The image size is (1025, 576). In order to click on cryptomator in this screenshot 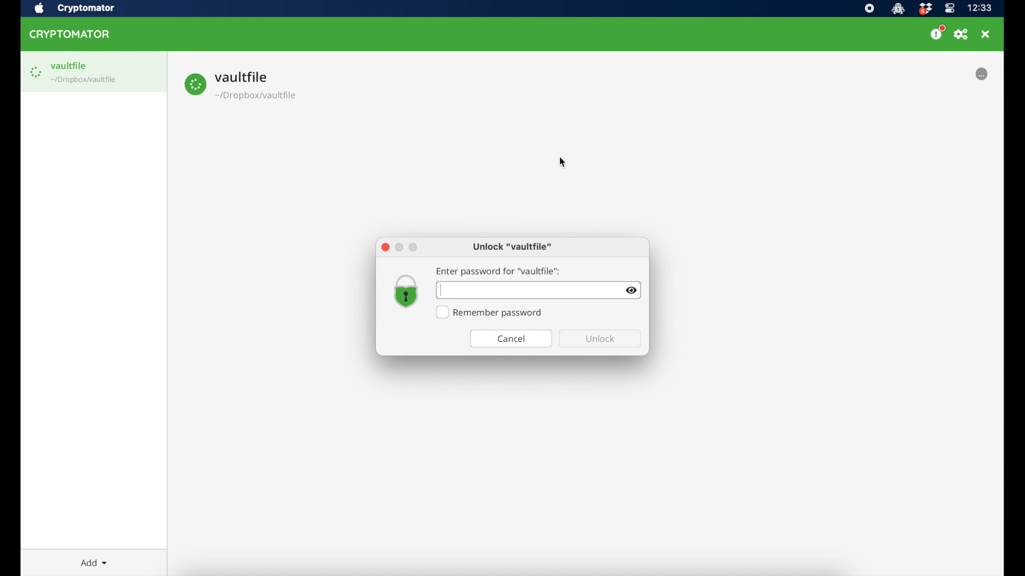, I will do `click(86, 9)`.